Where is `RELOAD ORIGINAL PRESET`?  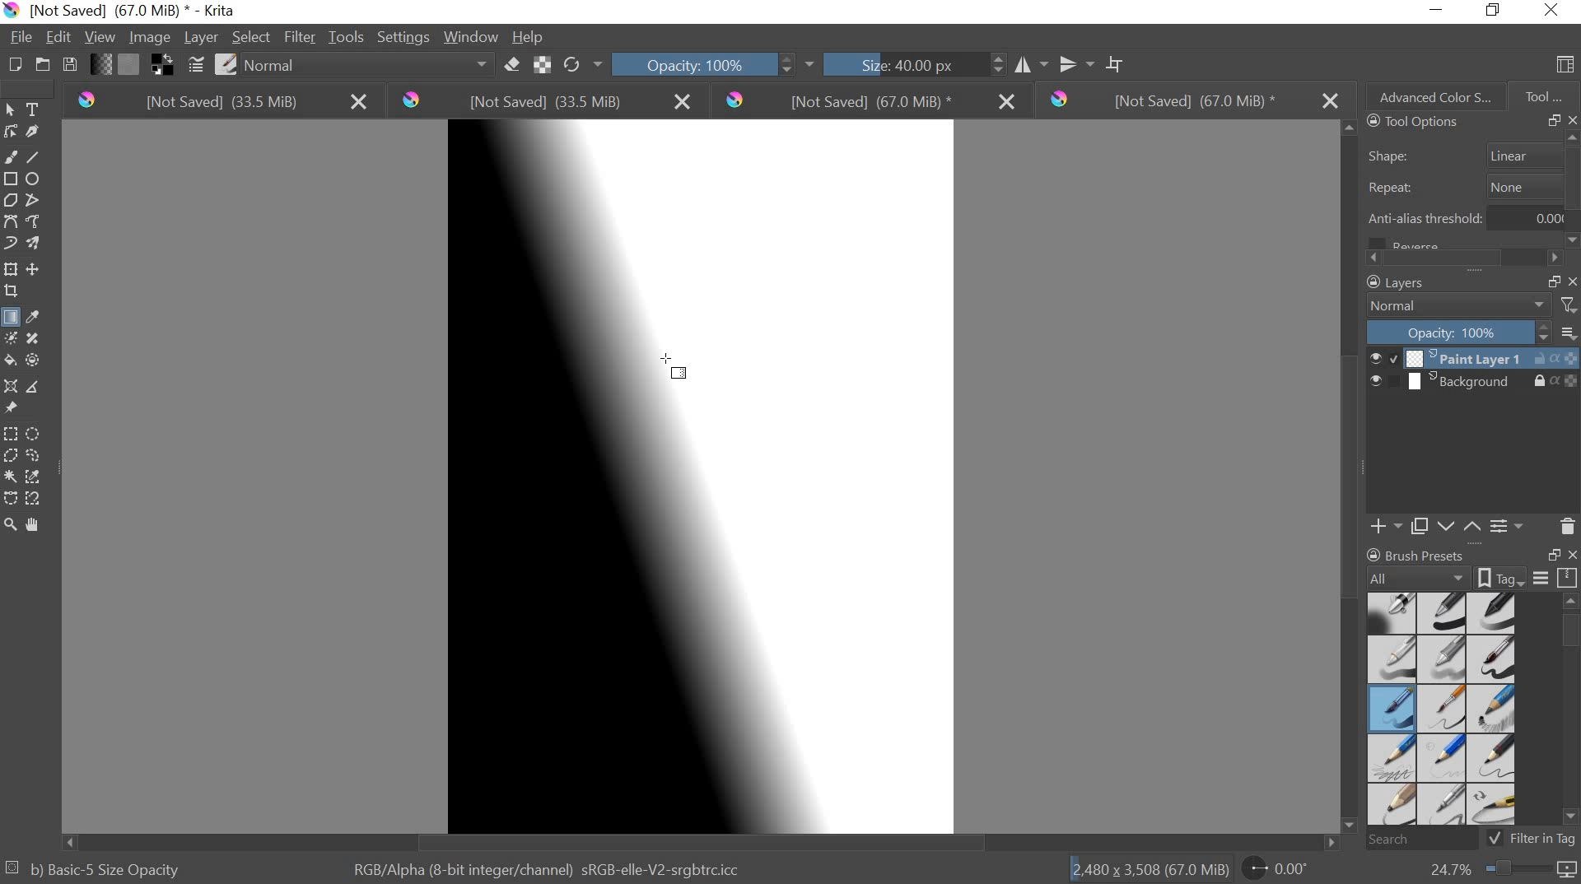
RELOAD ORIGINAL PRESET is located at coordinates (586, 63).